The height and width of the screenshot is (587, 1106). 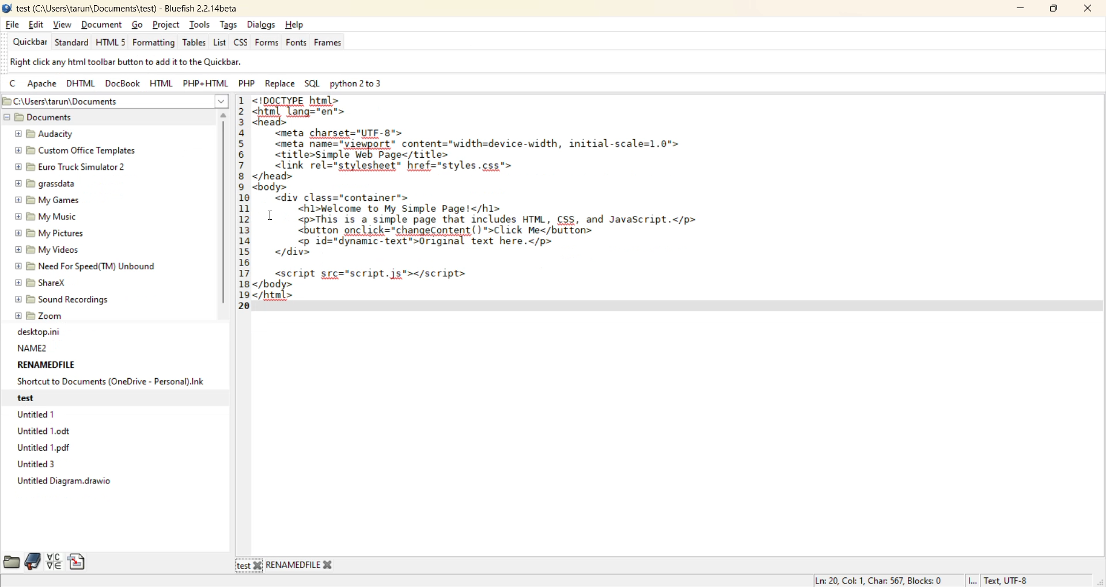 I want to click on bookmarks, so click(x=33, y=561).